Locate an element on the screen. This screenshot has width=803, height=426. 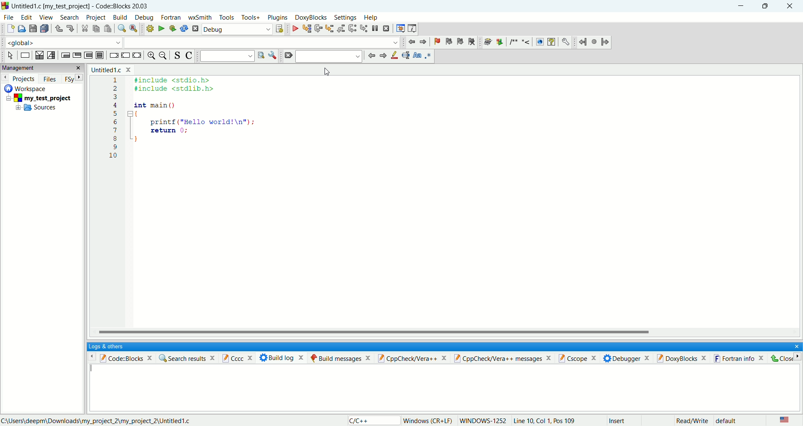
options window is located at coordinates (273, 56).